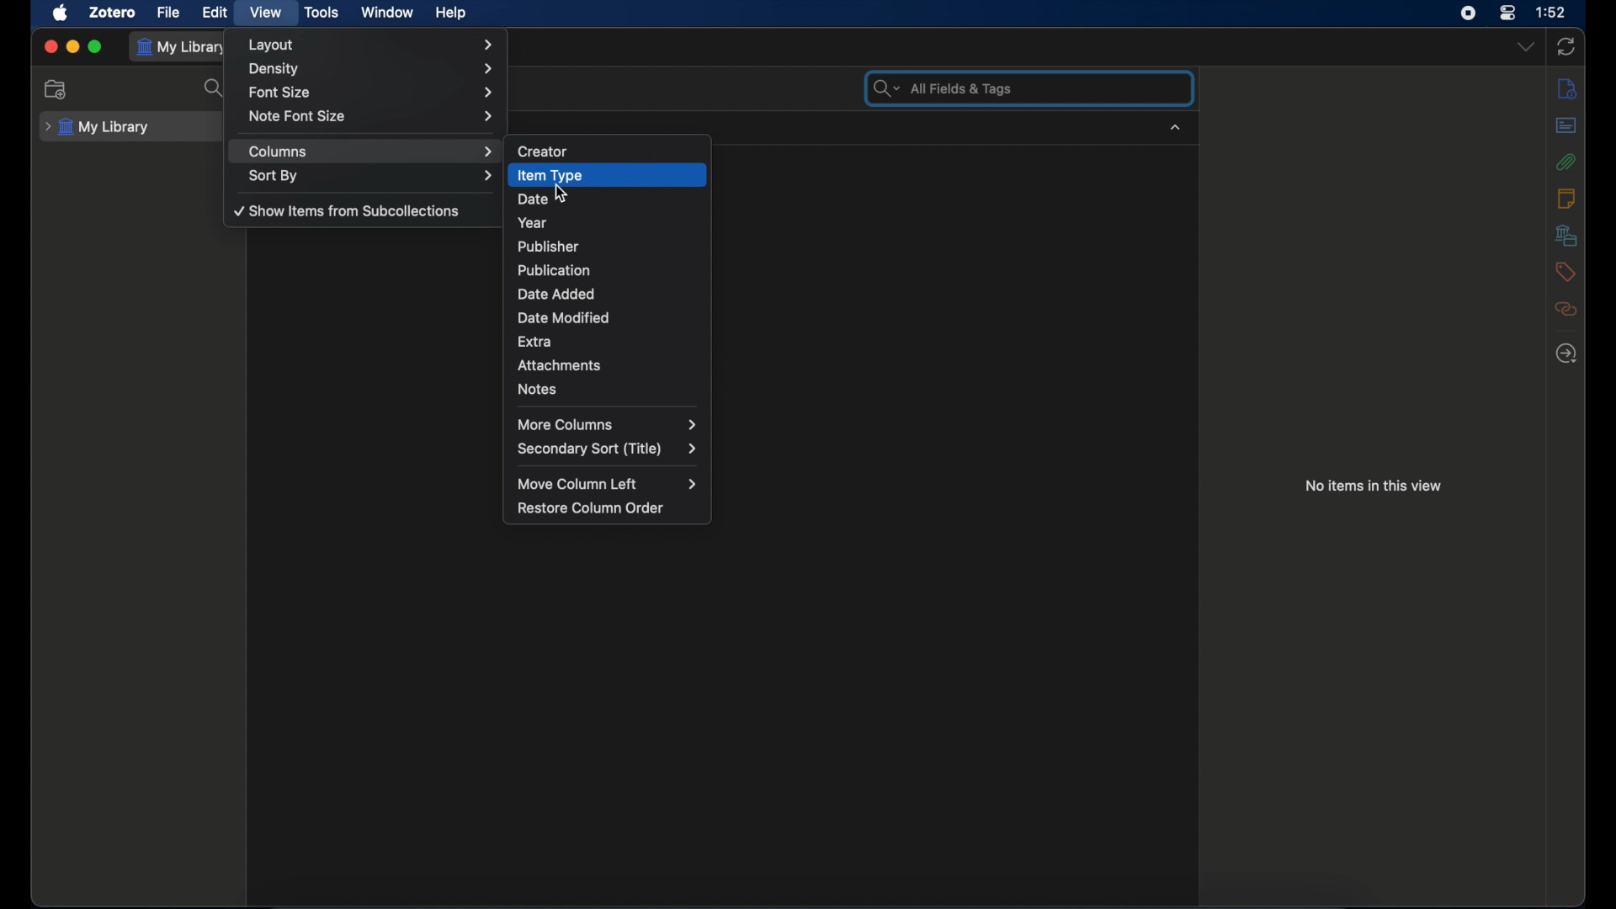 This screenshot has width=1616, height=909. I want to click on new collection, so click(56, 89).